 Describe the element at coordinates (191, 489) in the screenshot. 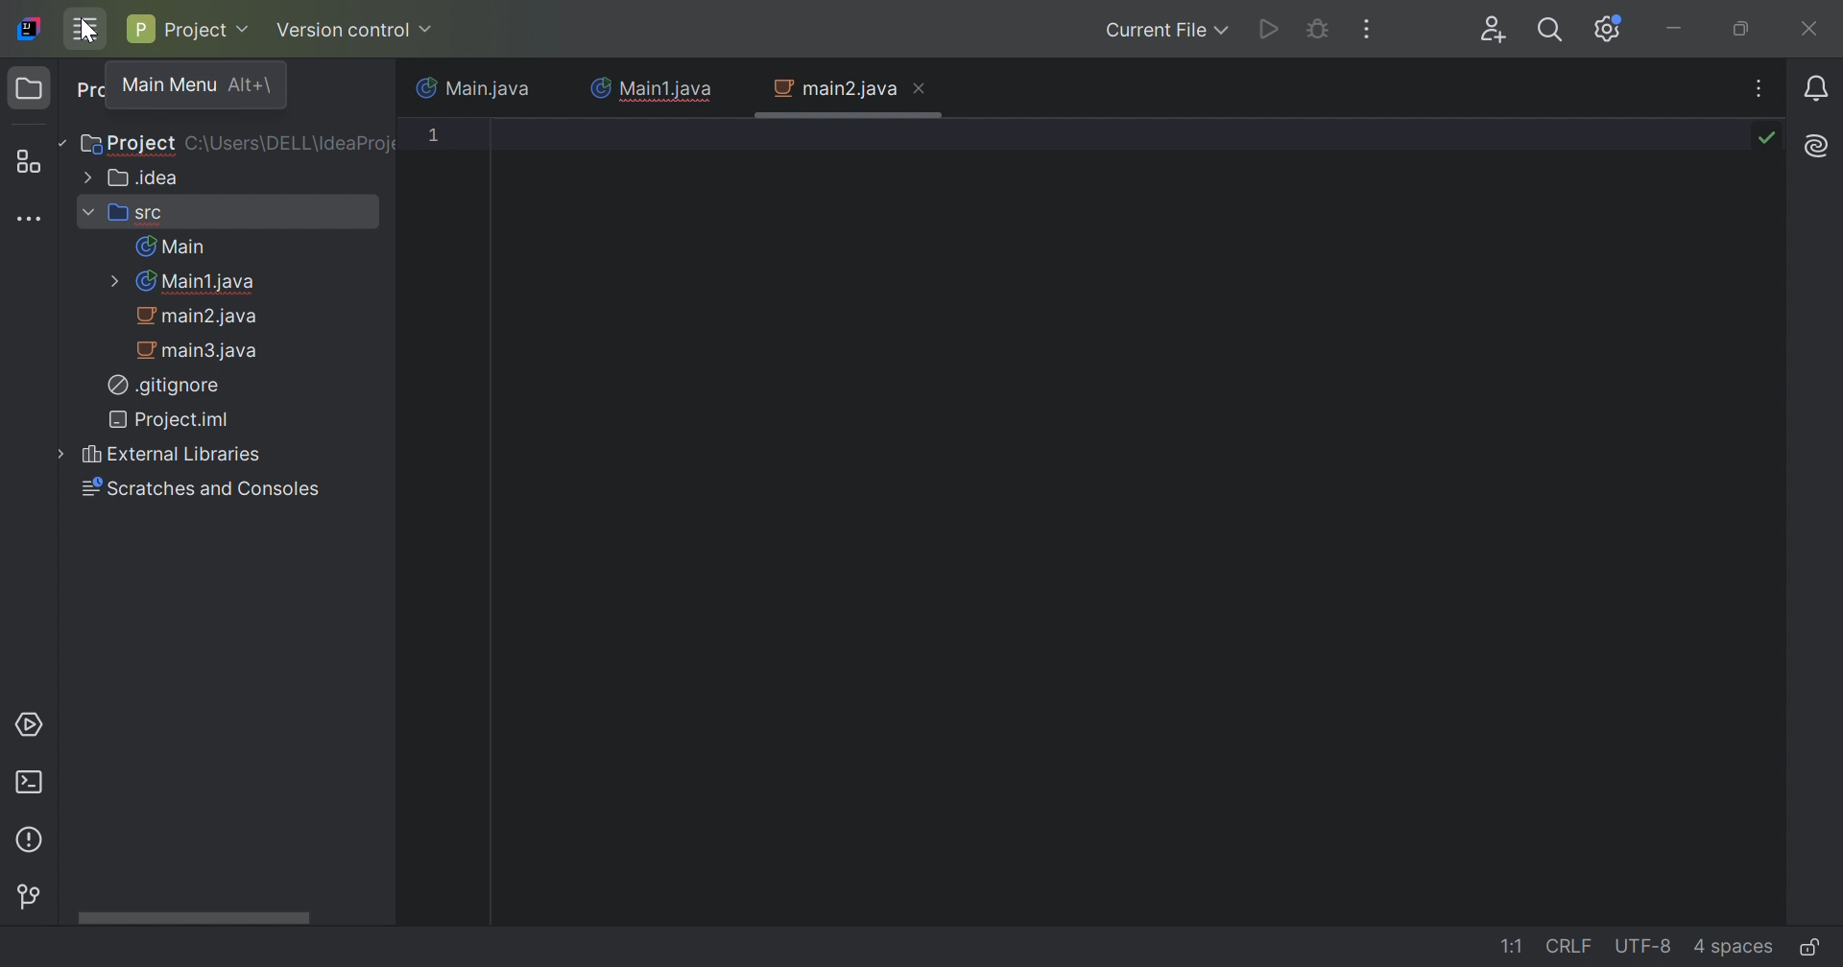

I see `Scratches and Consoles` at that location.